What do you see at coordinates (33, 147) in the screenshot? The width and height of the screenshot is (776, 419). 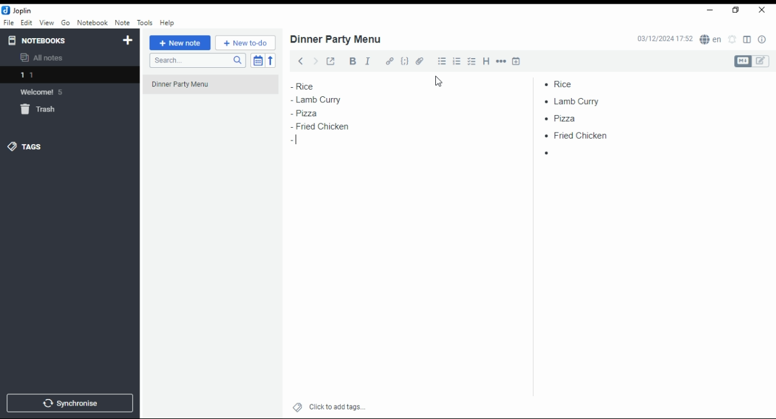 I see `tags` at bounding box center [33, 147].